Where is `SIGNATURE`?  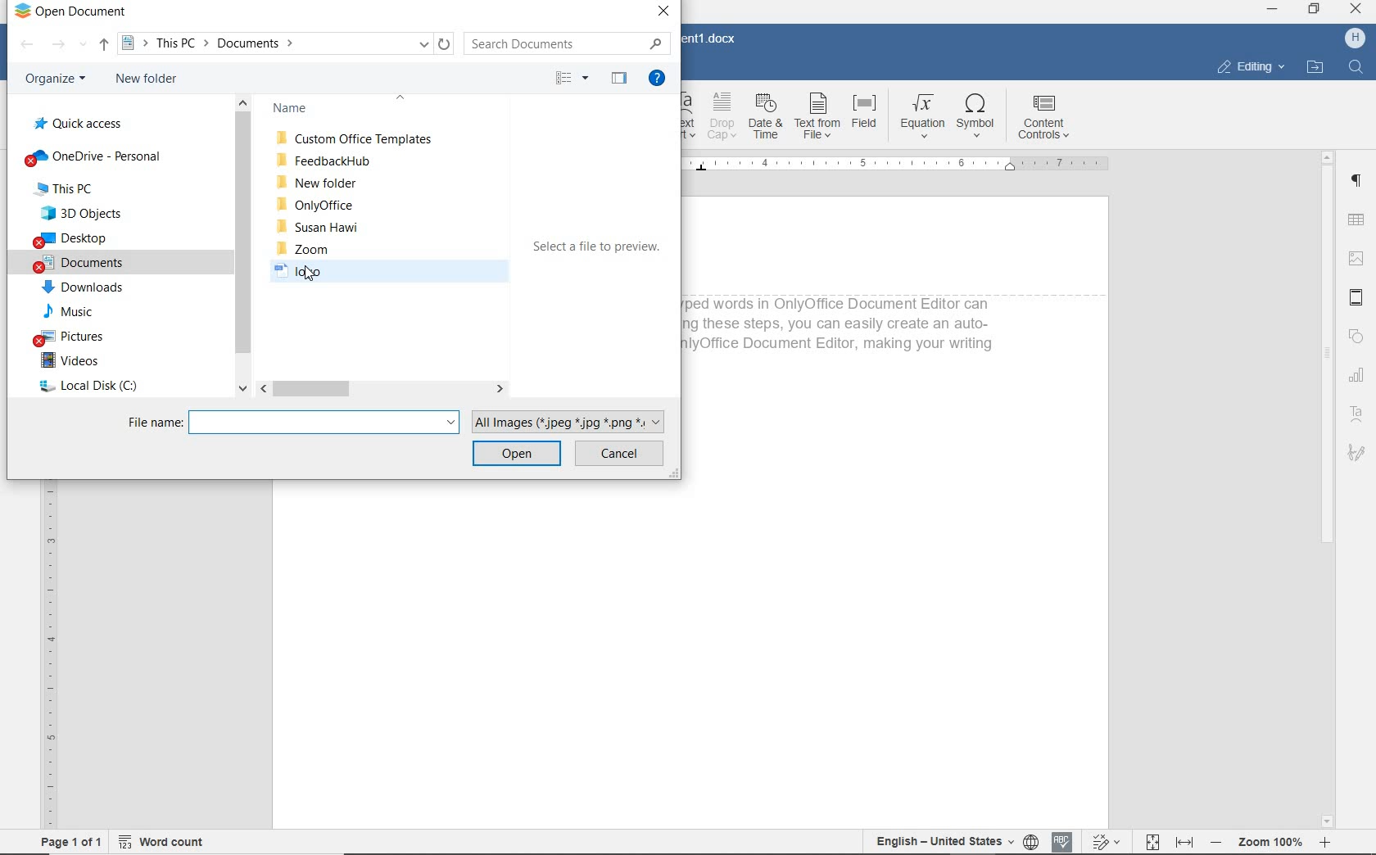
SIGNATURE is located at coordinates (1358, 455).